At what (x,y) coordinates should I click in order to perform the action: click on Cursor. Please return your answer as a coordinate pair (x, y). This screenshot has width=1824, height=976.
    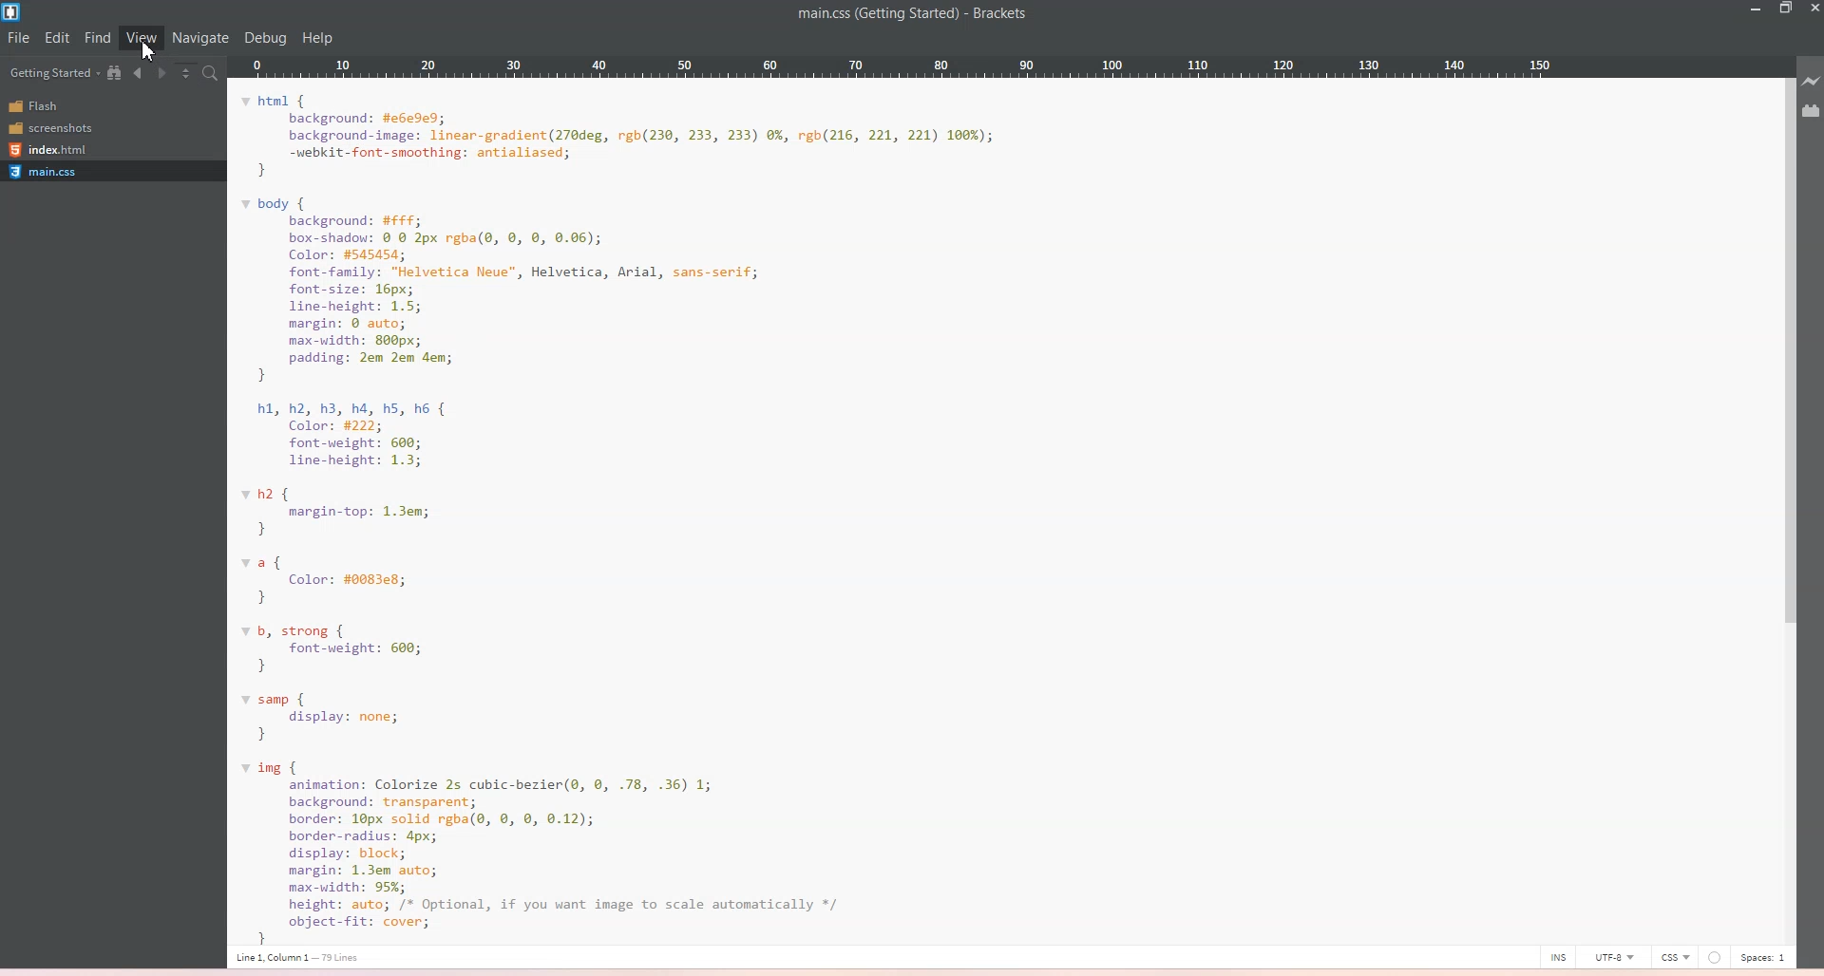
    Looking at the image, I should click on (154, 50).